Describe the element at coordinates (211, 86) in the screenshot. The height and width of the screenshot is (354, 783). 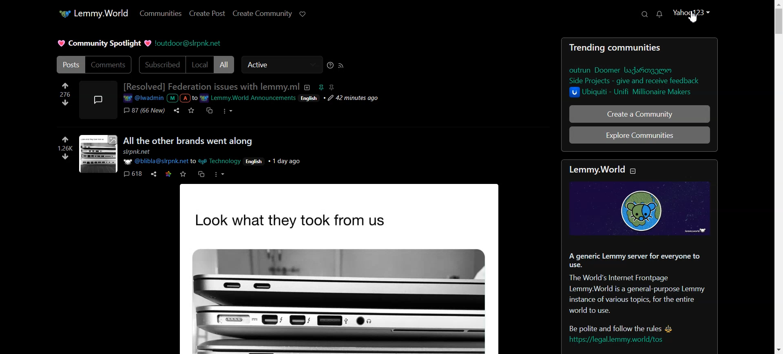
I see `Text` at that location.